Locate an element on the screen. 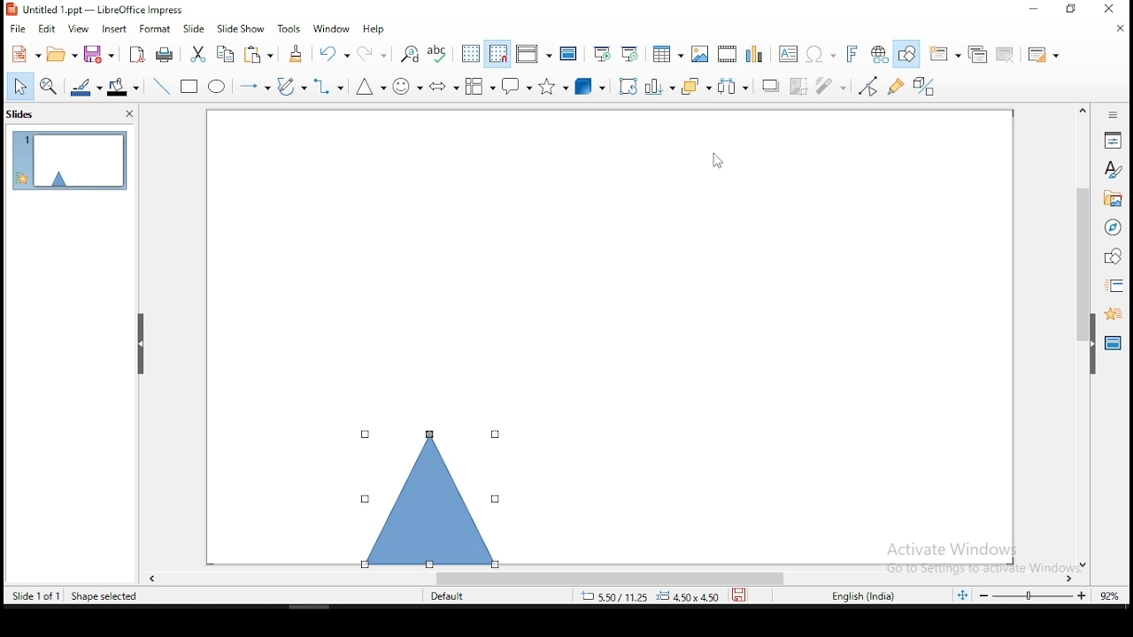 The width and height of the screenshot is (1133, 637). fit to slide is located at coordinates (966, 598).